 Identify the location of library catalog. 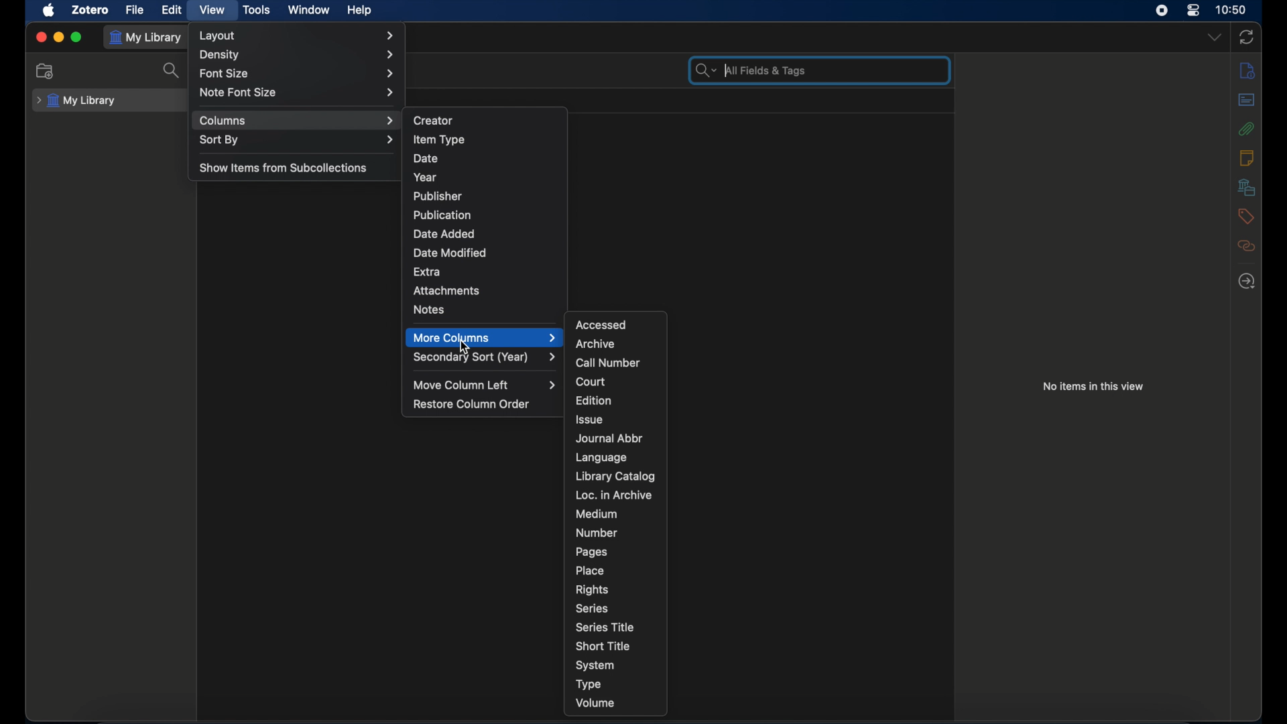
(615, 477).